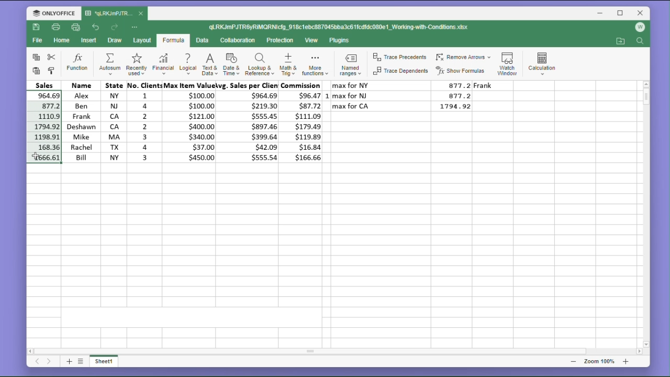 This screenshot has height=377, width=670. What do you see at coordinates (422, 85) in the screenshot?
I see `max for NY 877.2 Frank` at bounding box center [422, 85].